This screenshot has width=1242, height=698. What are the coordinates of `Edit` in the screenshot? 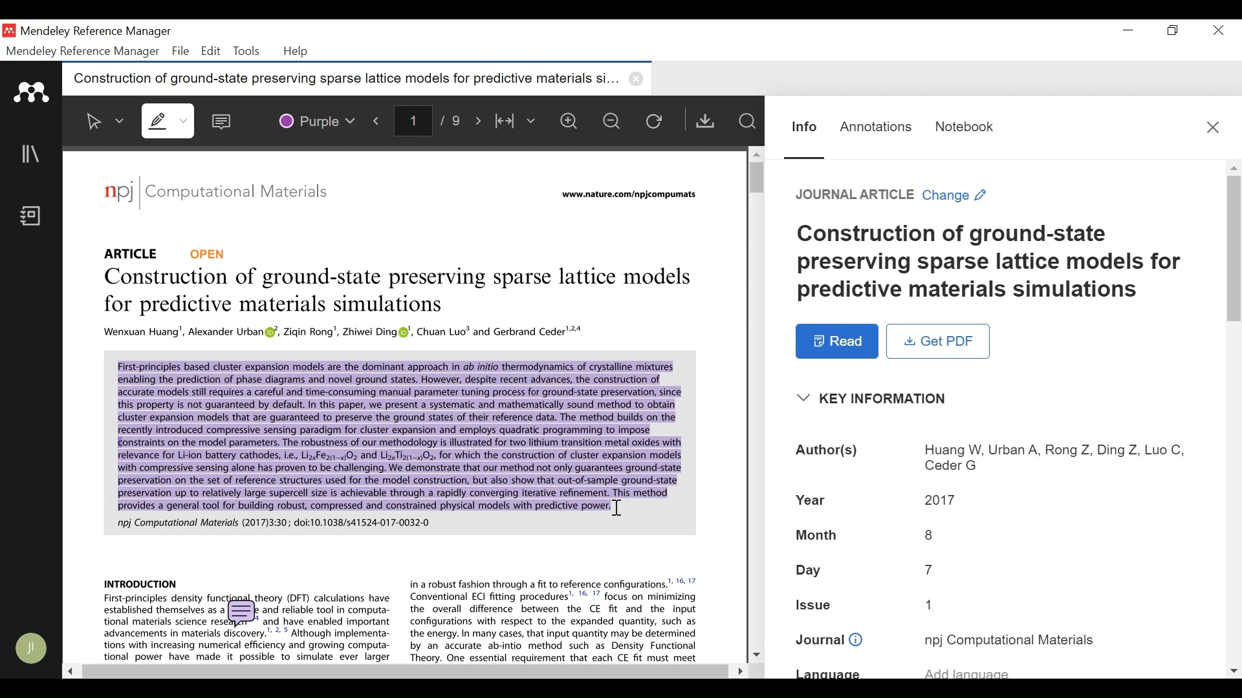 It's located at (209, 51).